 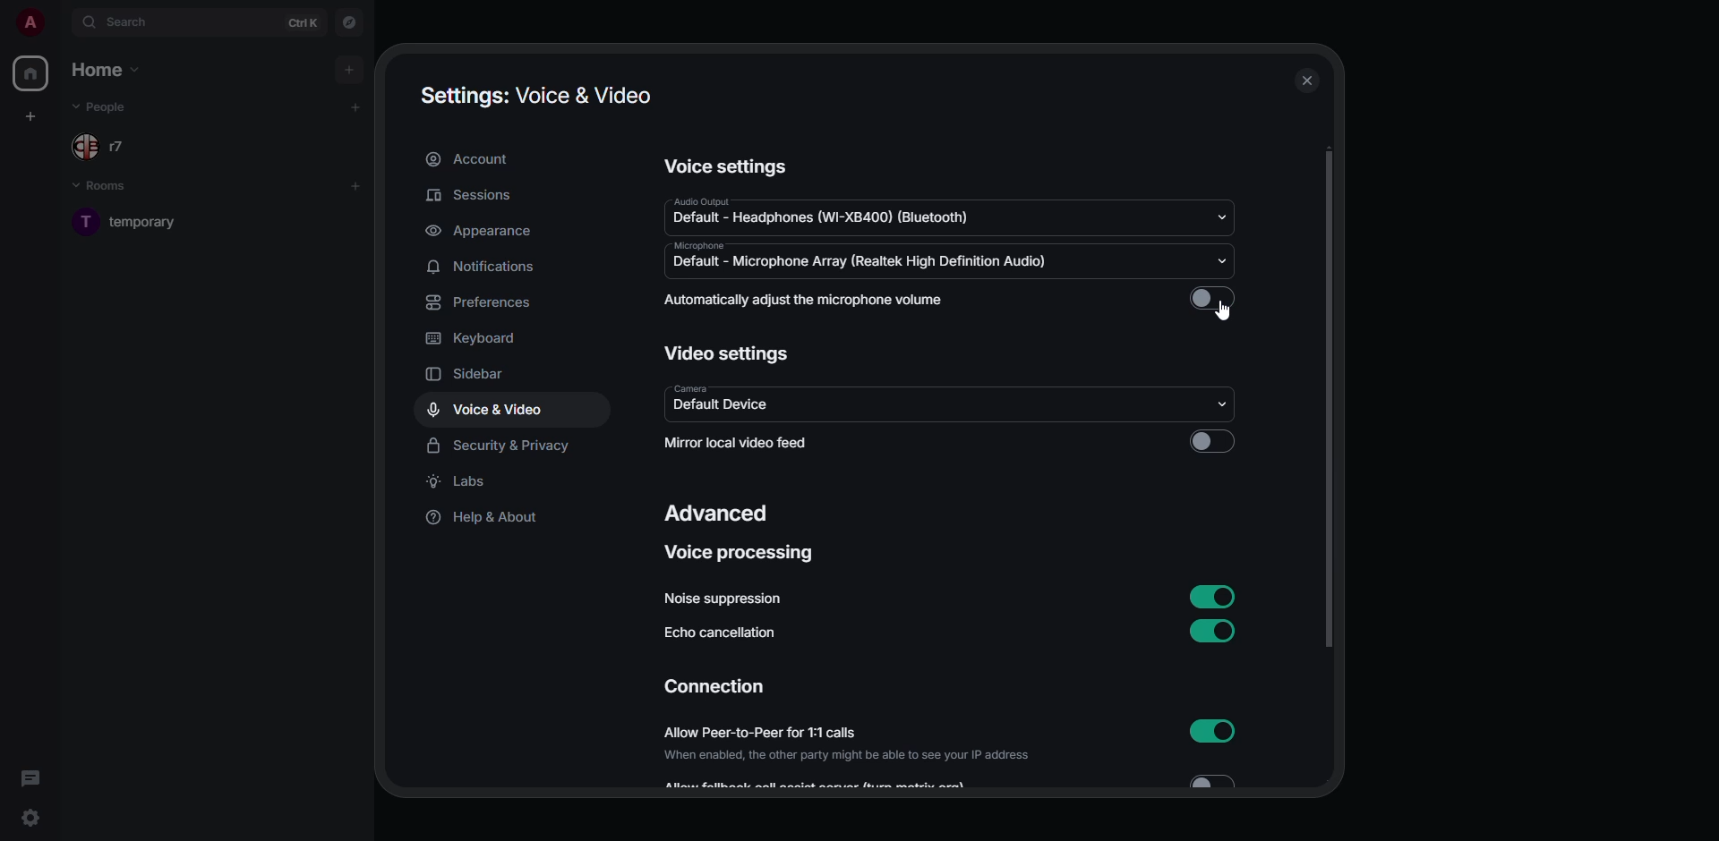 I want to click on r7, so click(x=111, y=149).